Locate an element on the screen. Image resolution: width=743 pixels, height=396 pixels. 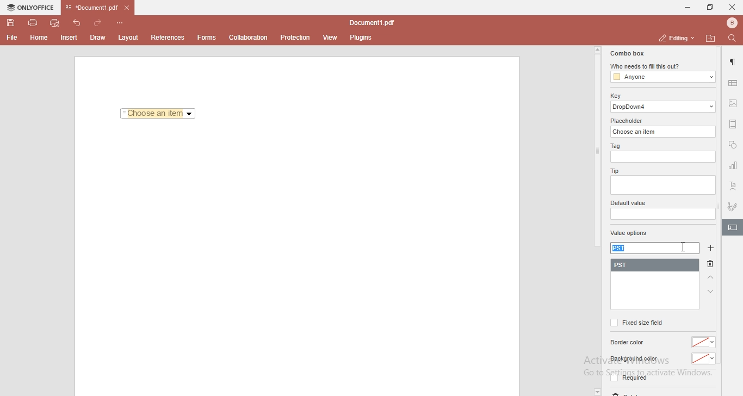
empty box is located at coordinates (662, 186).